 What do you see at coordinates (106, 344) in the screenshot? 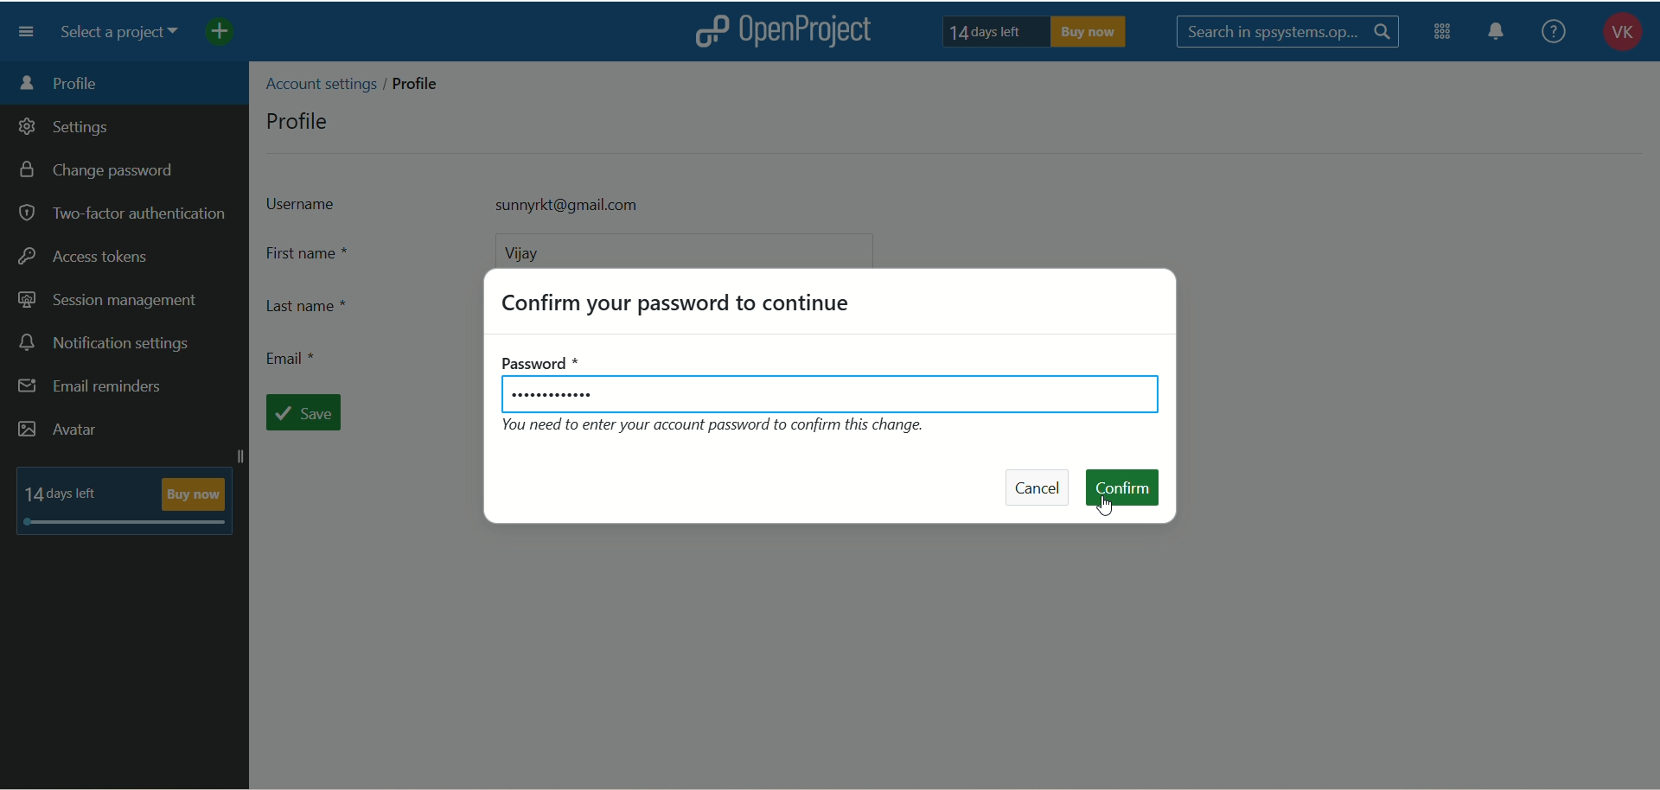
I see `notification settings` at bounding box center [106, 344].